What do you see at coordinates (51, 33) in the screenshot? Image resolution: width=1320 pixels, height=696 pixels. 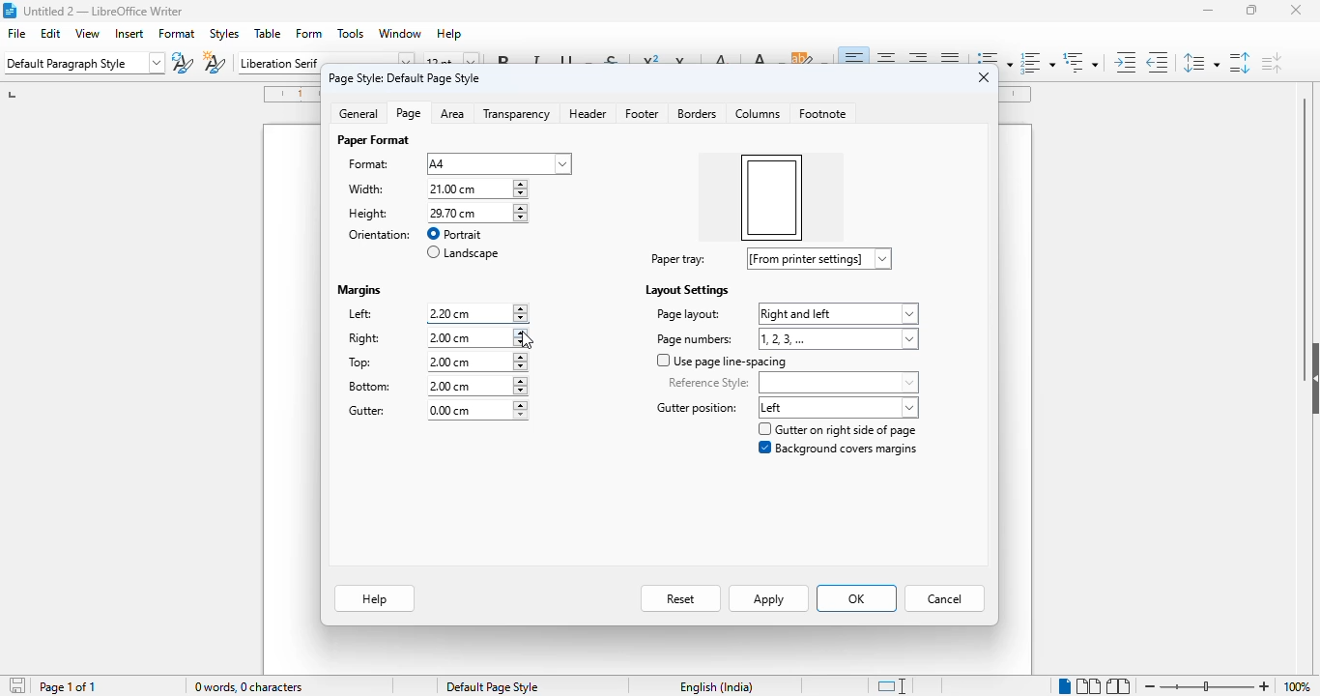 I see `edit` at bounding box center [51, 33].